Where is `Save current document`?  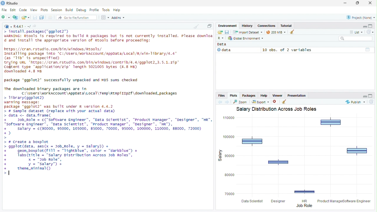 Save current document is located at coordinates (35, 17).